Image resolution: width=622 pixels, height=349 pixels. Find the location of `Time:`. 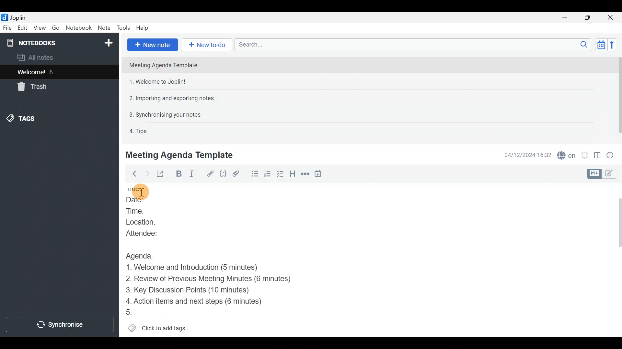

Time: is located at coordinates (139, 211).